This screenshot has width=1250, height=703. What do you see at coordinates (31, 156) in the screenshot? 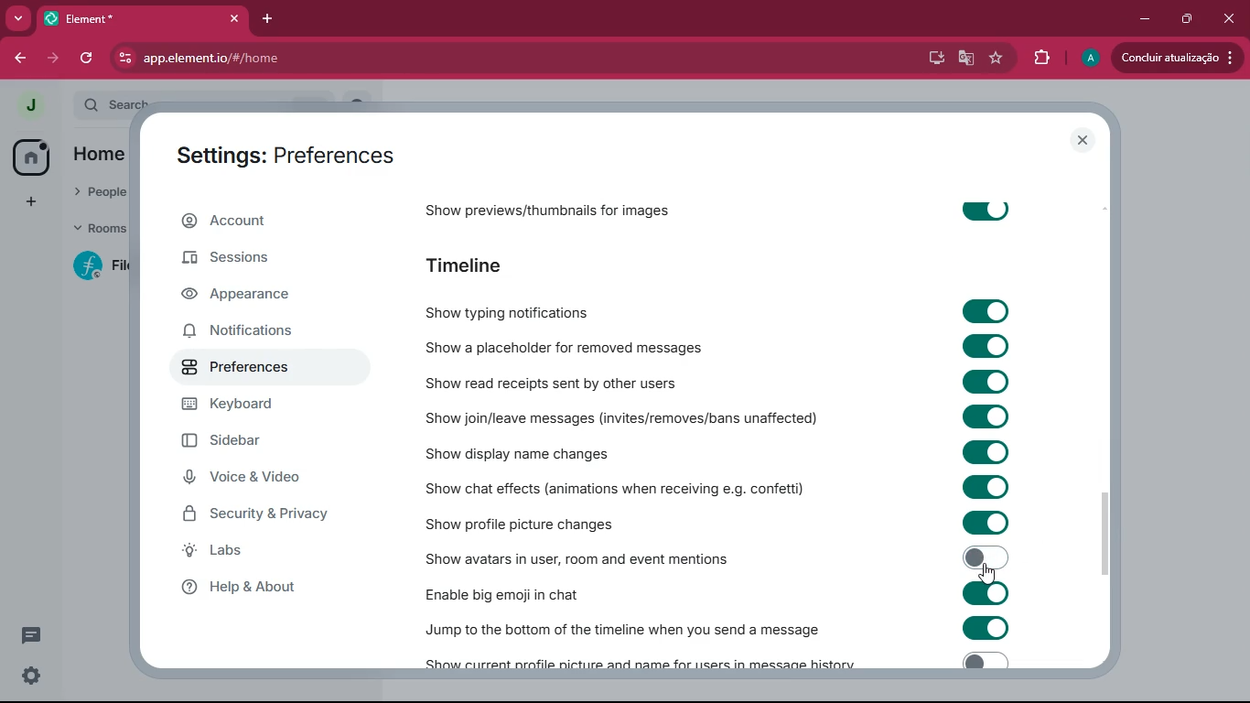
I see `home` at bounding box center [31, 156].